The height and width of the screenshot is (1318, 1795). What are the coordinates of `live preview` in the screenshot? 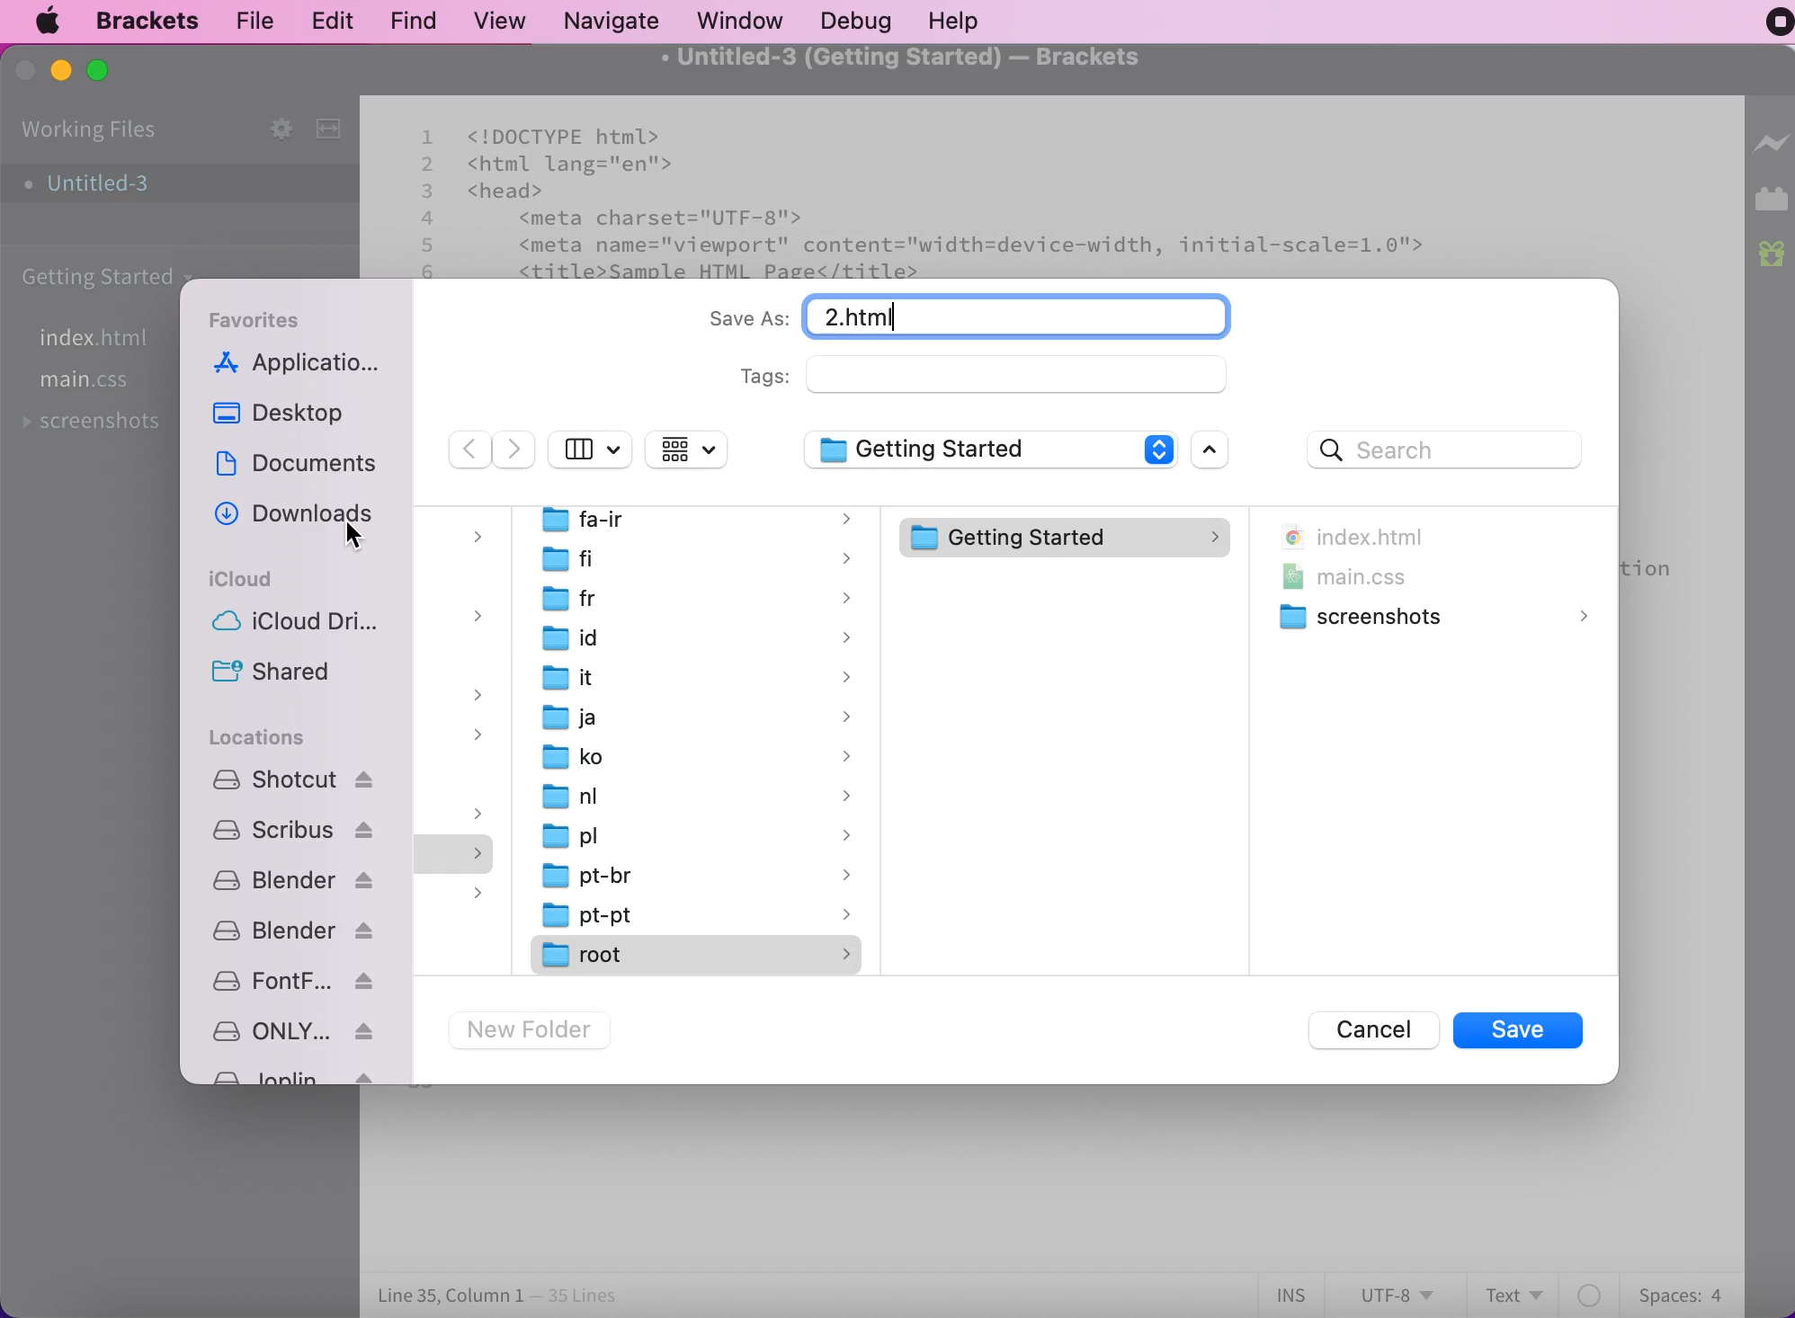 It's located at (1768, 144).